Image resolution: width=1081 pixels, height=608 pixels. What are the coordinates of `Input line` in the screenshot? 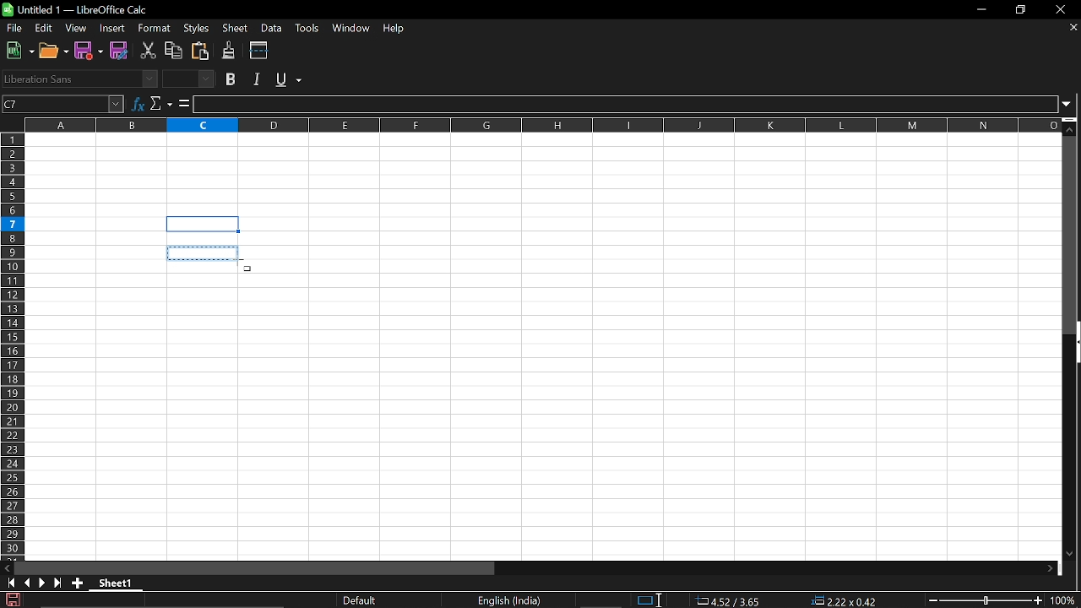 It's located at (626, 105).